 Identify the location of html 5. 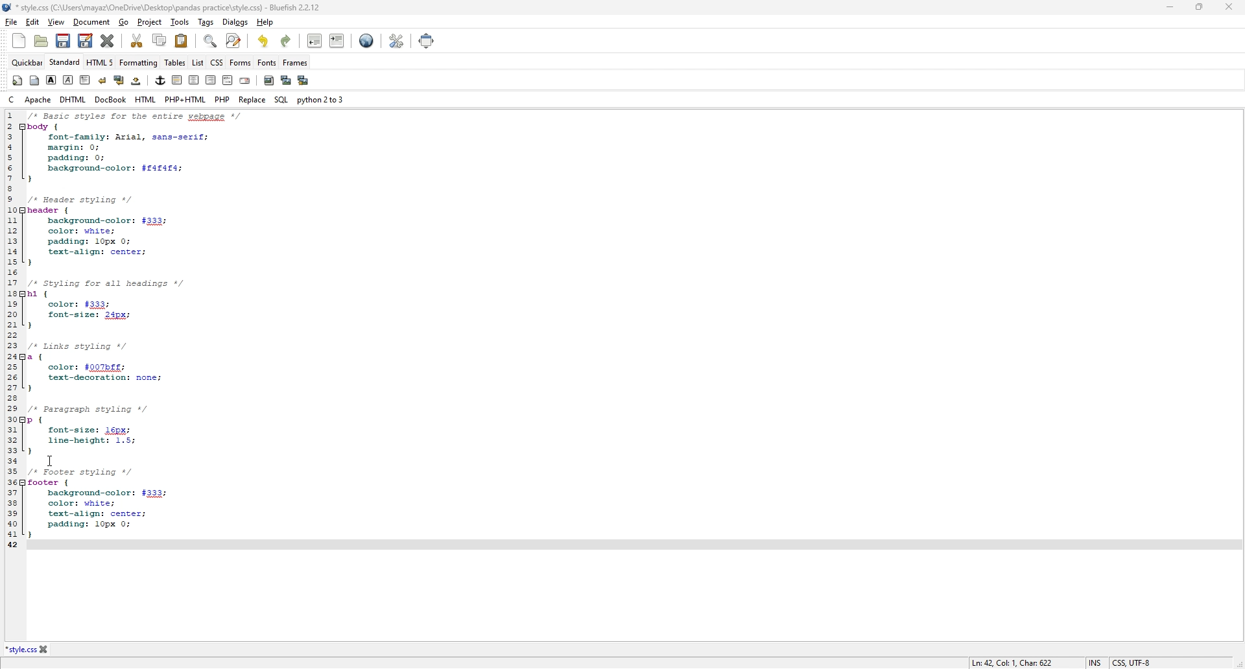
(101, 62).